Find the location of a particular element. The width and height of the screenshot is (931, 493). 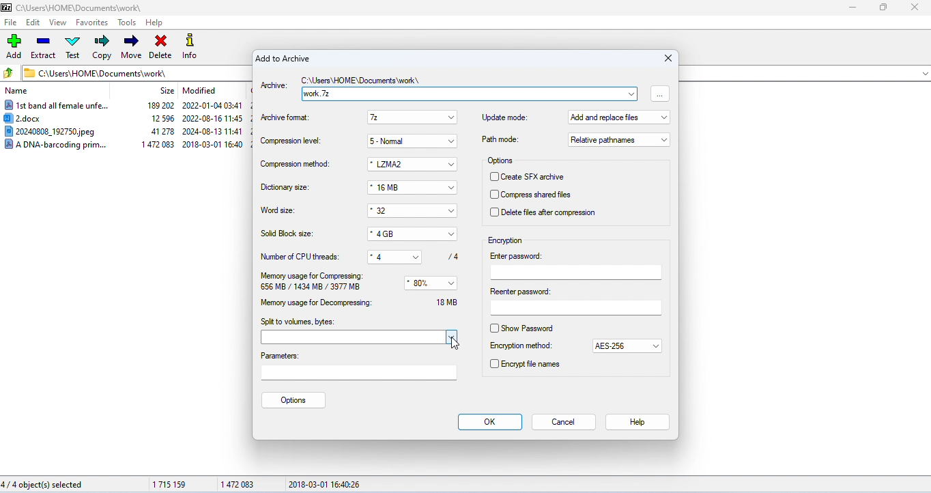

compress shared file is located at coordinates (542, 195).